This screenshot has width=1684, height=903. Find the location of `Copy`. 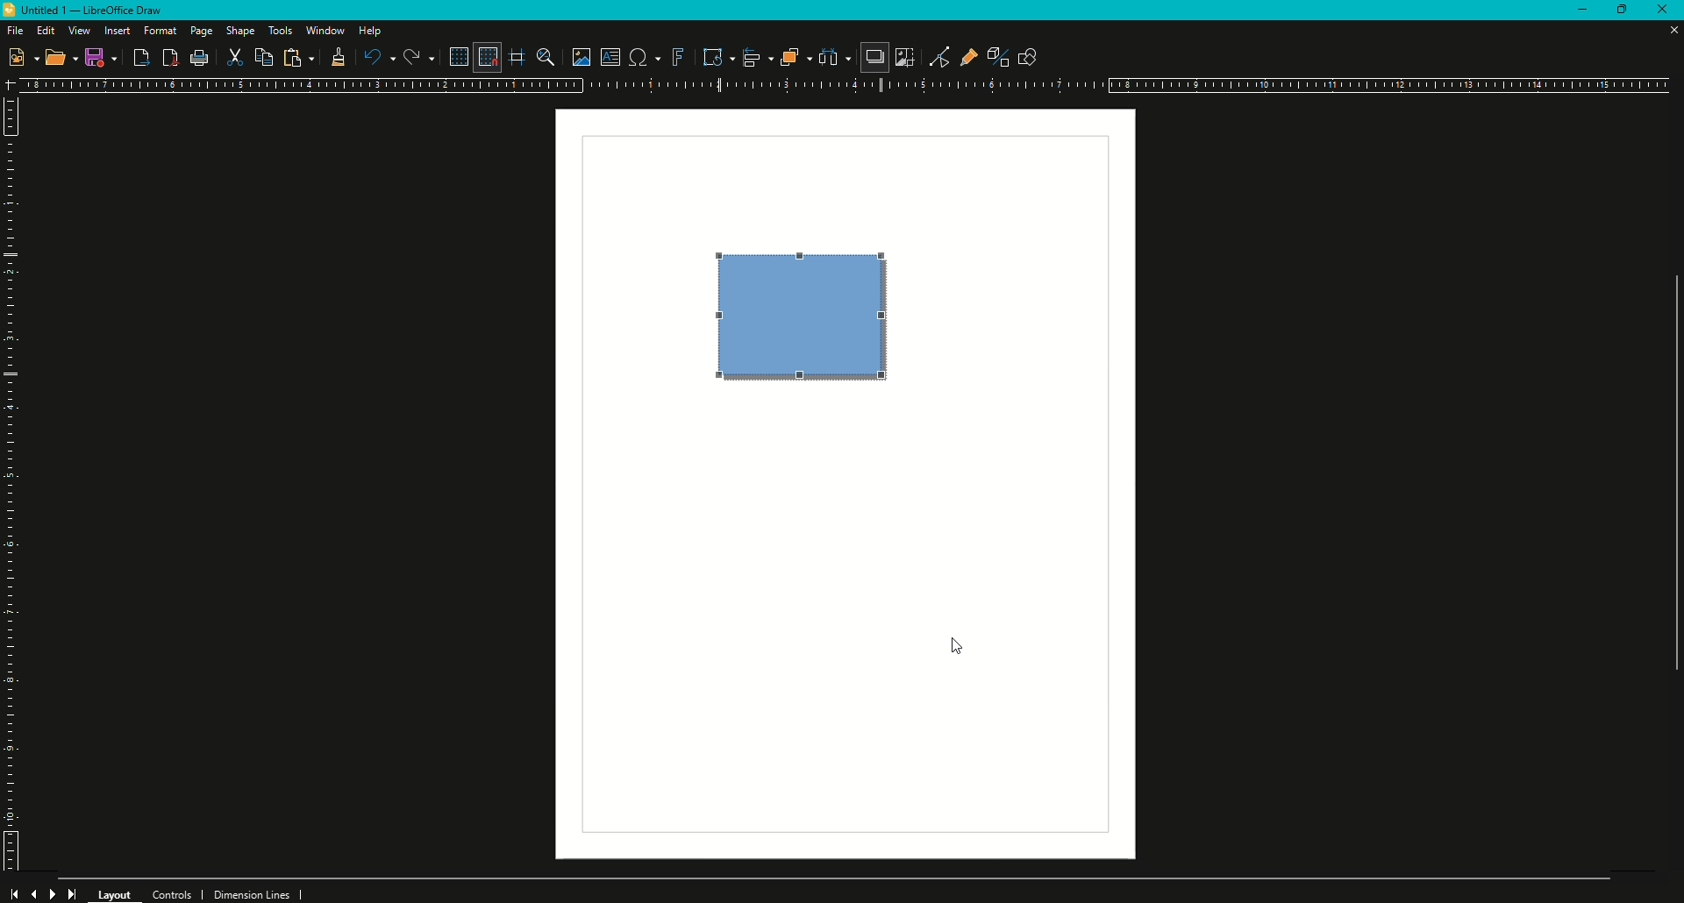

Copy is located at coordinates (266, 57).